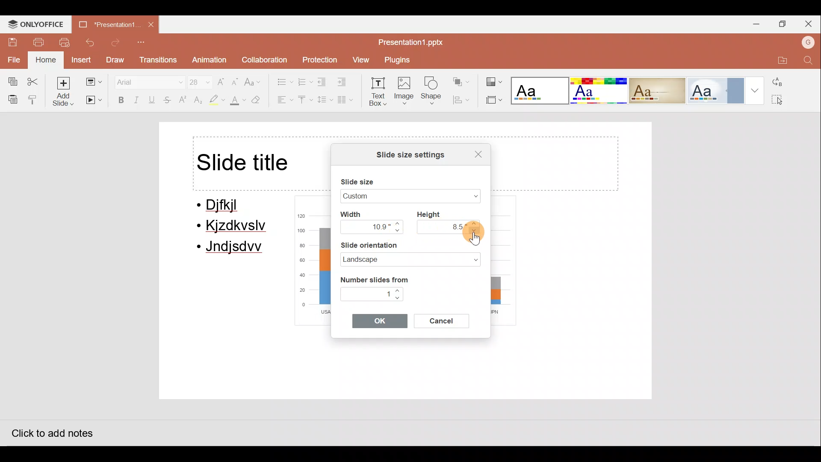 The width and height of the screenshot is (821, 462). I want to click on Decrease indent, so click(323, 82).